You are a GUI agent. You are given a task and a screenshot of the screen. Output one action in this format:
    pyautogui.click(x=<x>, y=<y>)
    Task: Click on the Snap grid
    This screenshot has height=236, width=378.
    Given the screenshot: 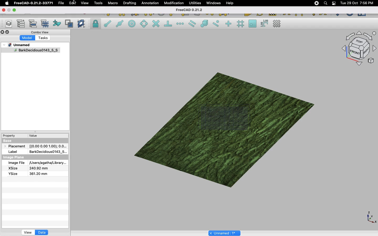 What is the action you would take?
    pyautogui.click(x=241, y=24)
    